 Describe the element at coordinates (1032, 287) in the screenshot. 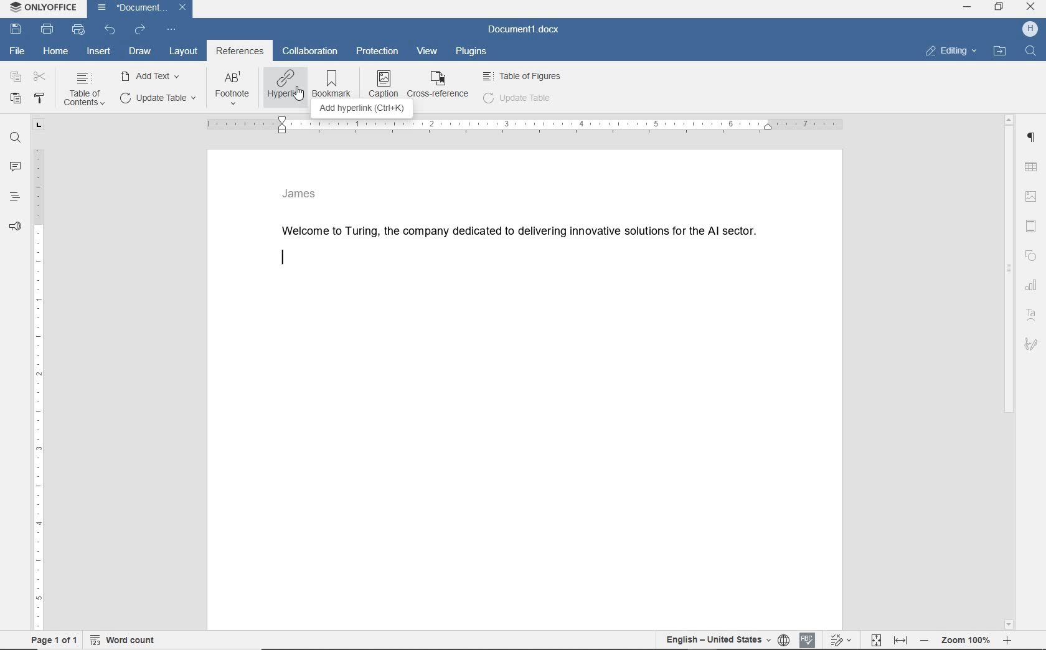

I see `chart` at that location.